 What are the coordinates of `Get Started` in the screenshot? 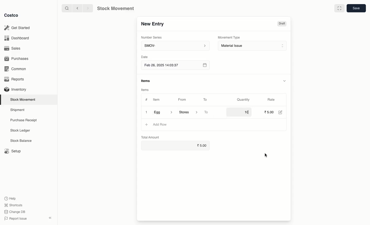 It's located at (18, 27).